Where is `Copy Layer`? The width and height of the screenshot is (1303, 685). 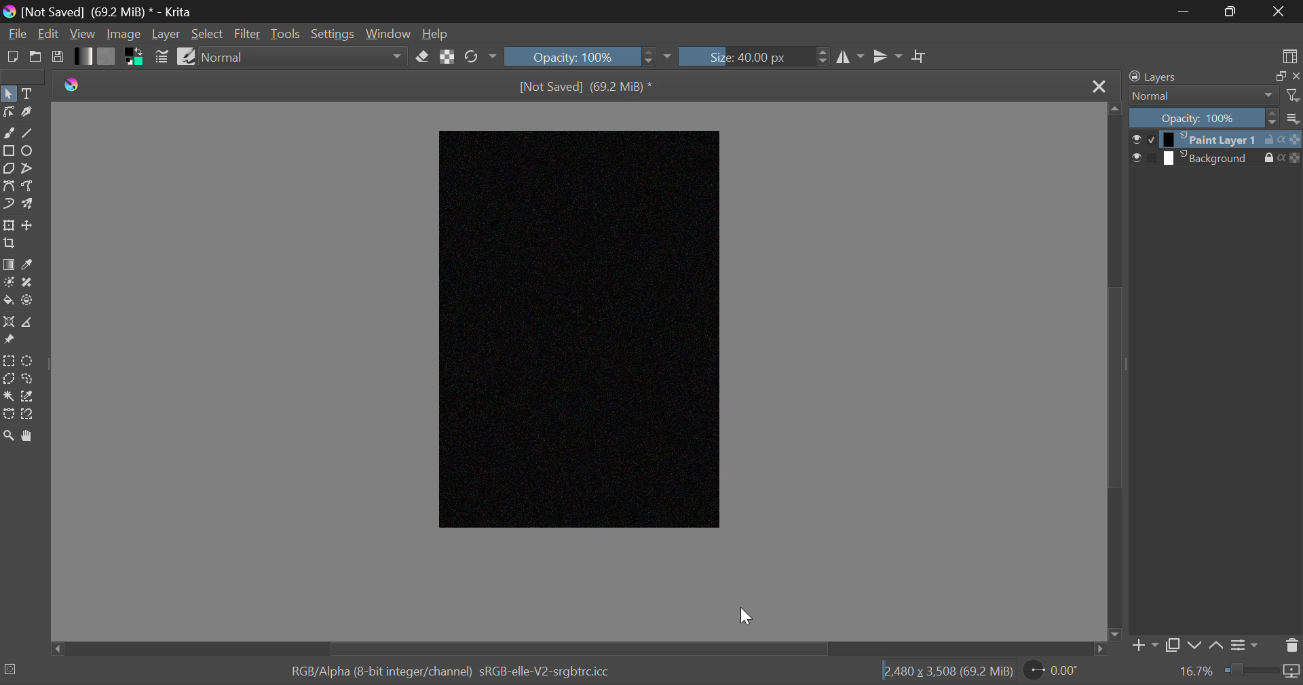 Copy Layer is located at coordinates (1171, 644).